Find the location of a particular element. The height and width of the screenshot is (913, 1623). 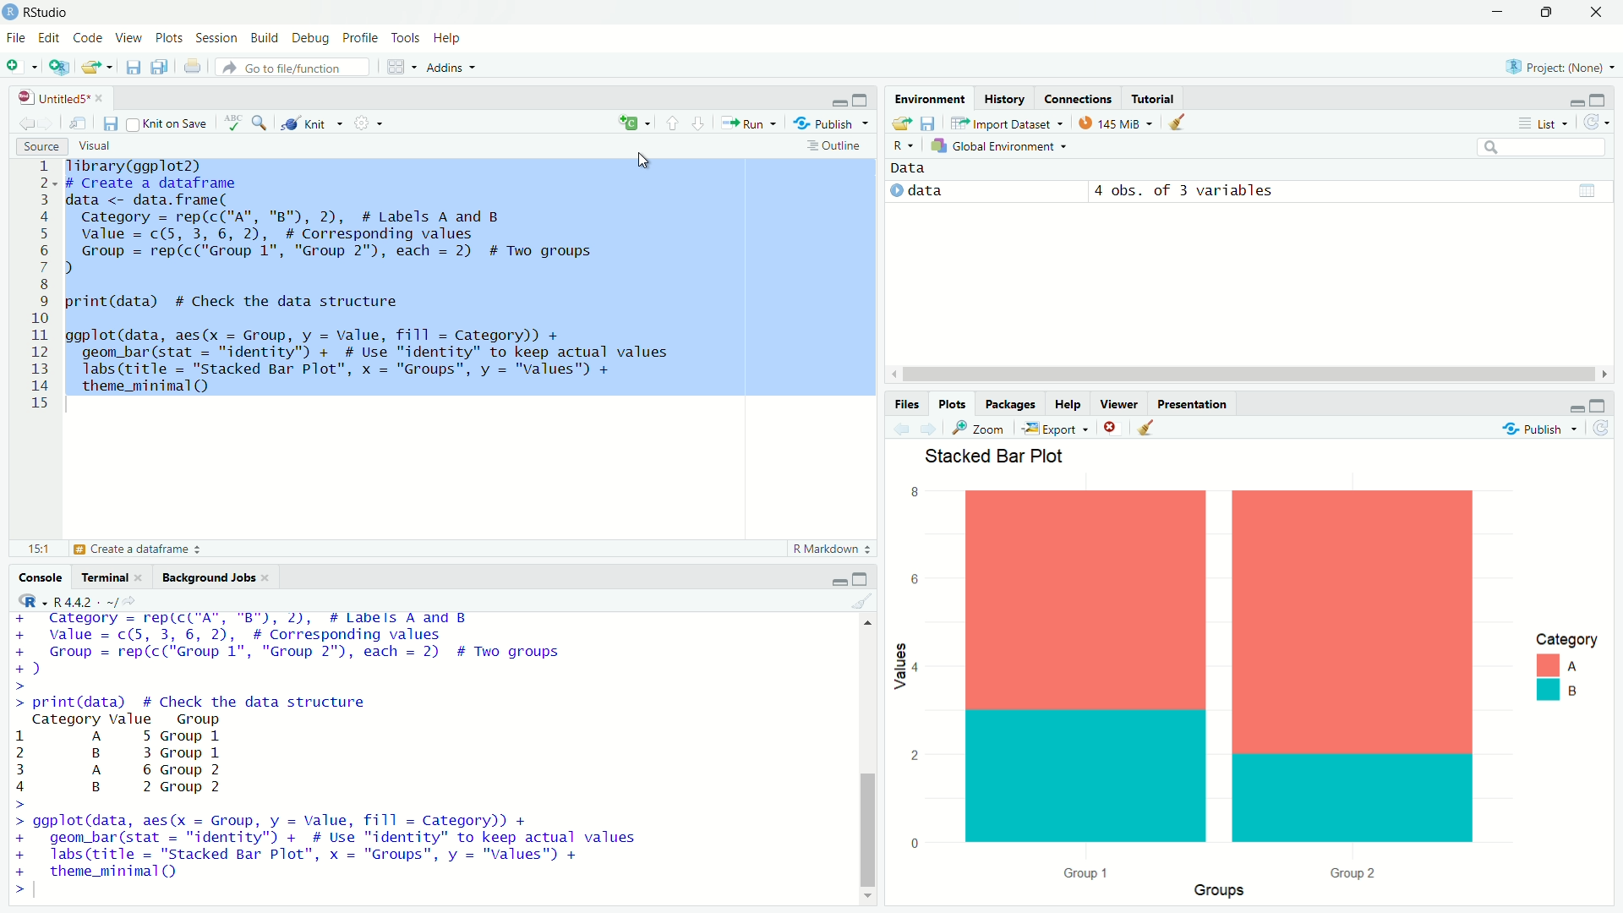

Tutotiral is located at coordinates (1154, 97).